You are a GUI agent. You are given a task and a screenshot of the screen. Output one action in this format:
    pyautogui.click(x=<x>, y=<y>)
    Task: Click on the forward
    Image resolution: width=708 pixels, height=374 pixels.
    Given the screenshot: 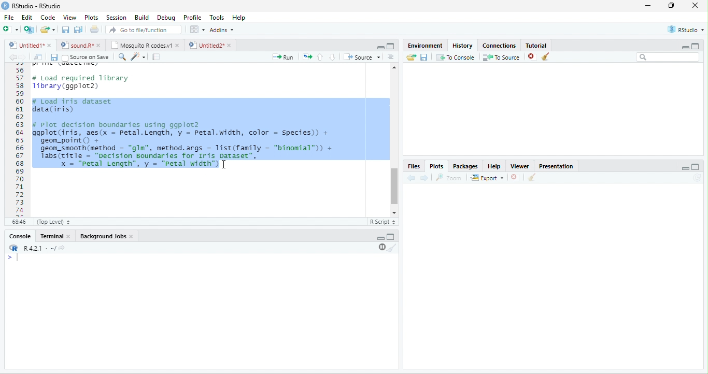 What is the action you would take?
    pyautogui.click(x=424, y=178)
    